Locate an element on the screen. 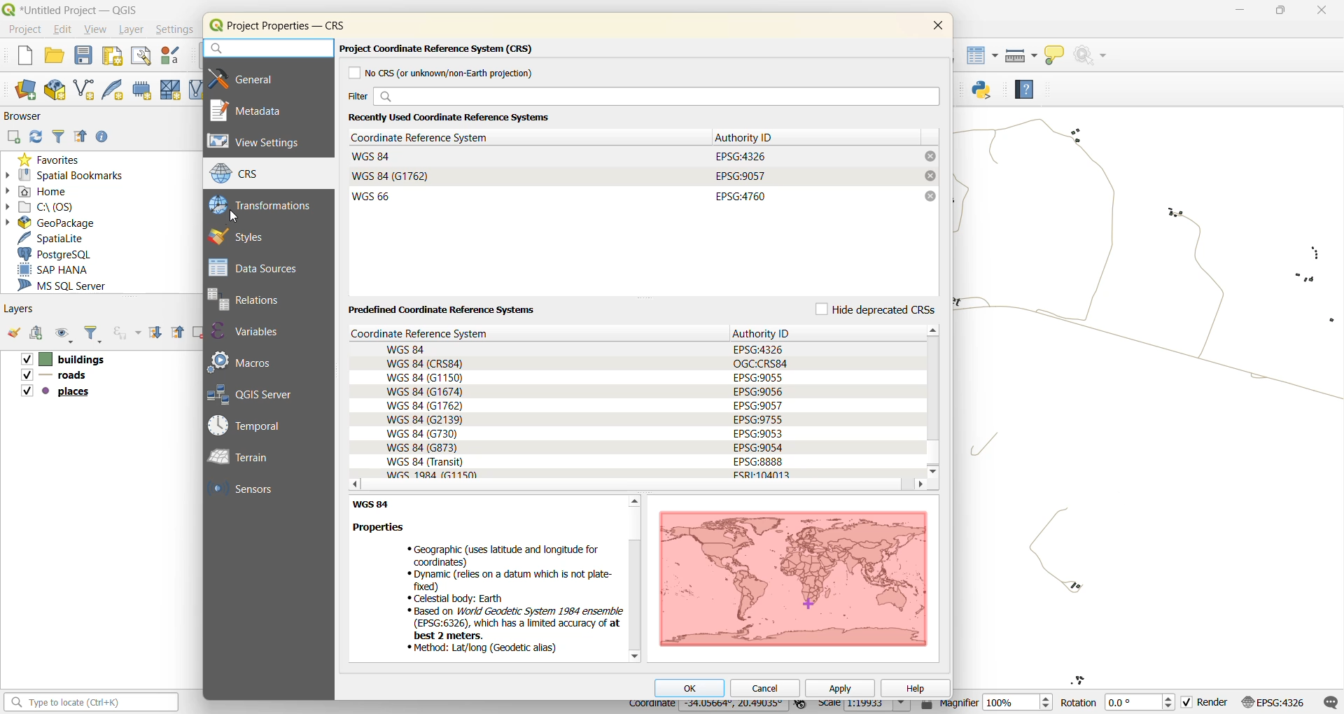 The height and width of the screenshot is (714, 1344). favorites is located at coordinates (55, 158).